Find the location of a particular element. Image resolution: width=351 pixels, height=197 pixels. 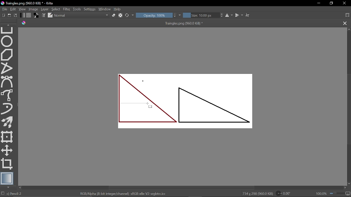

Layer is located at coordinates (44, 9).